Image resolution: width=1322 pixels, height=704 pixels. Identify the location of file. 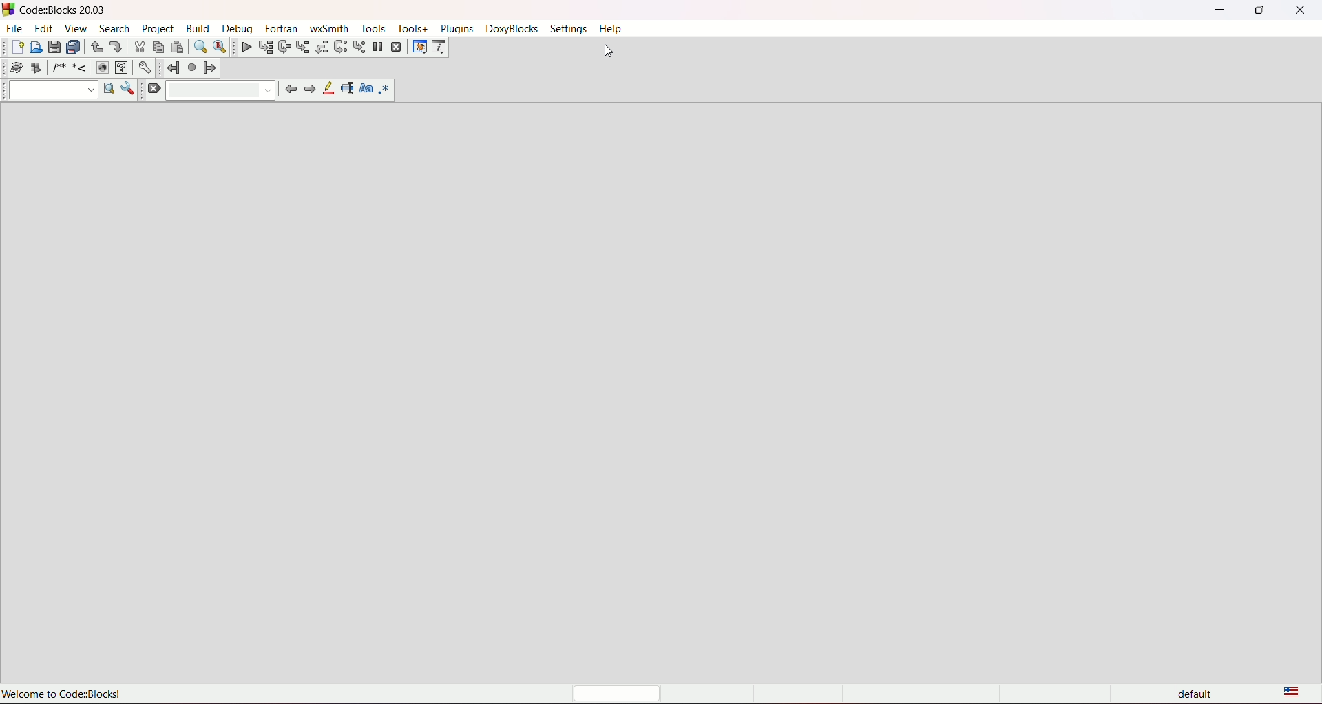
(14, 28).